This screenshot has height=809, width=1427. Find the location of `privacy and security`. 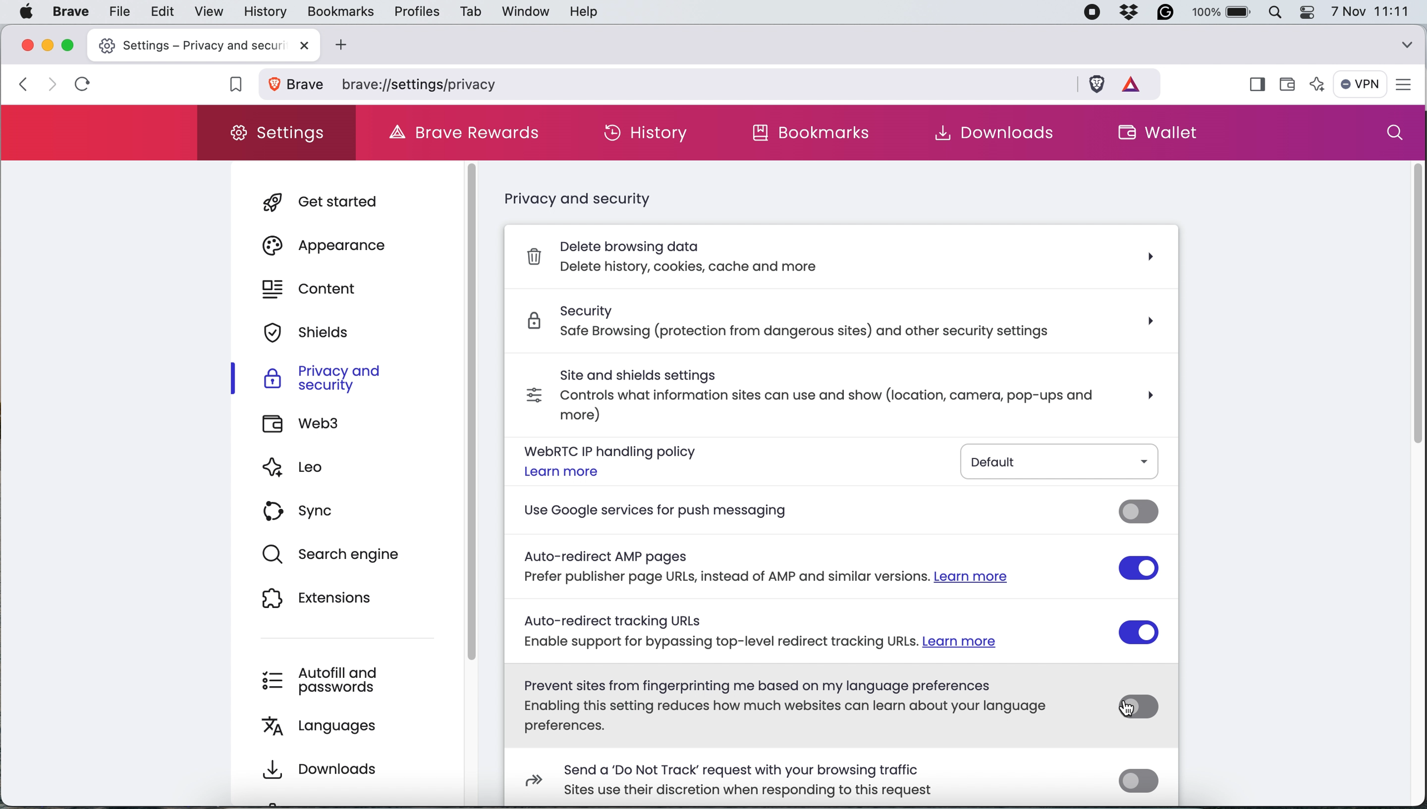

privacy and security is located at coordinates (322, 377).